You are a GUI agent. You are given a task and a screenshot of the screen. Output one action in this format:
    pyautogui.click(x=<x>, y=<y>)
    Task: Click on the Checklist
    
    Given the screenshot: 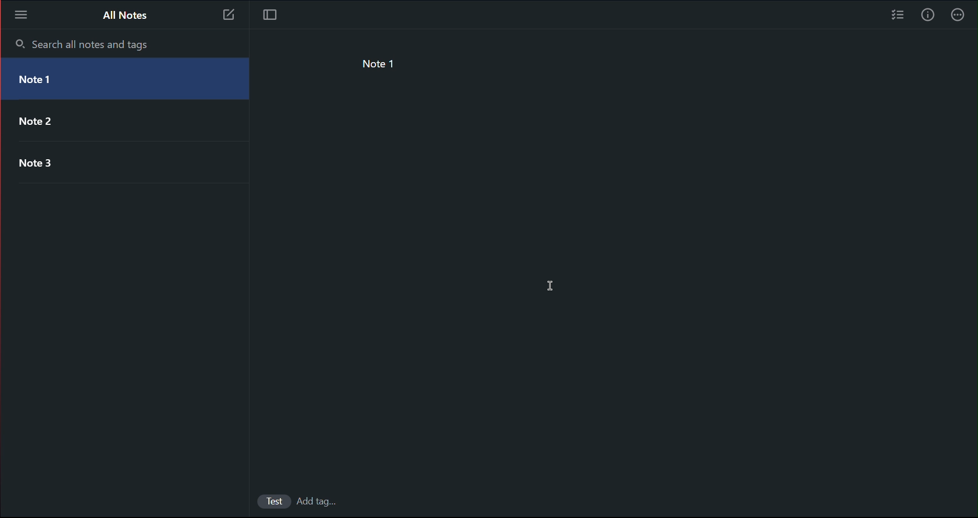 What is the action you would take?
    pyautogui.click(x=894, y=15)
    